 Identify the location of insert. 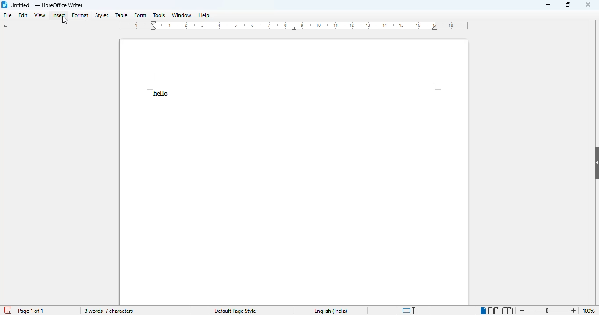
(59, 15).